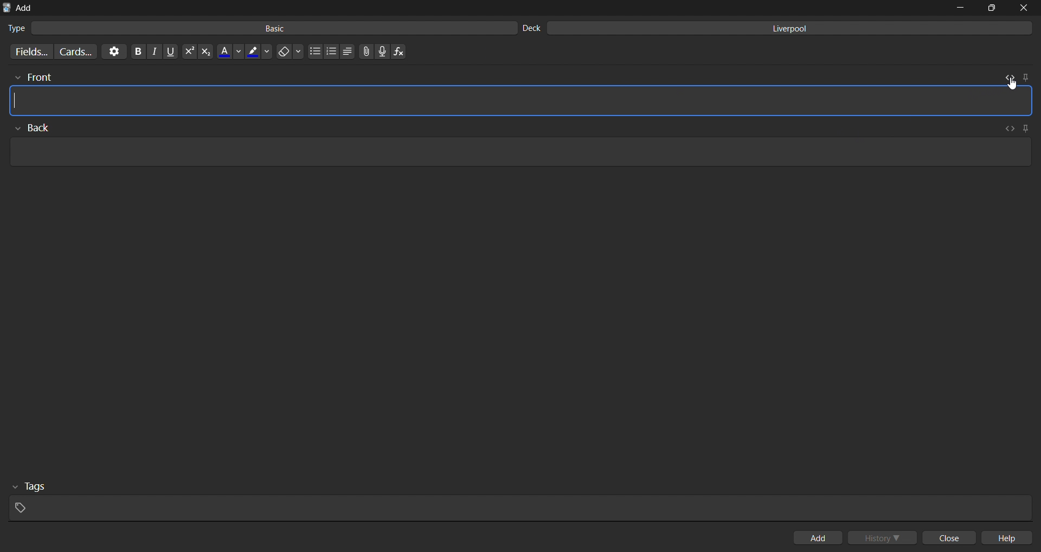 Image resolution: width=1041 pixels, height=552 pixels. What do you see at coordinates (188, 52) in the screenshot?
I see `superscript` at bounding box center [188, 52].